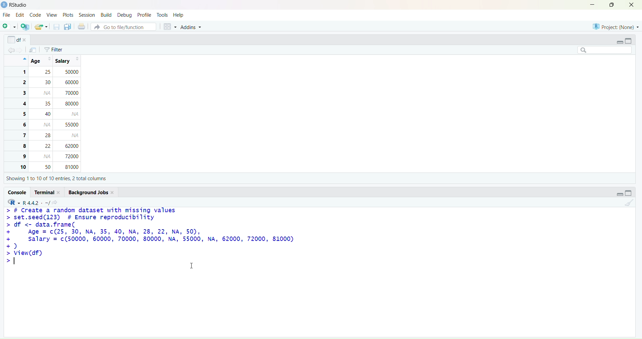 The height and width of the screenshot is (339, 642). Describe the element at coordinates (35, 15) in the screenshot. I see `code` at that location.